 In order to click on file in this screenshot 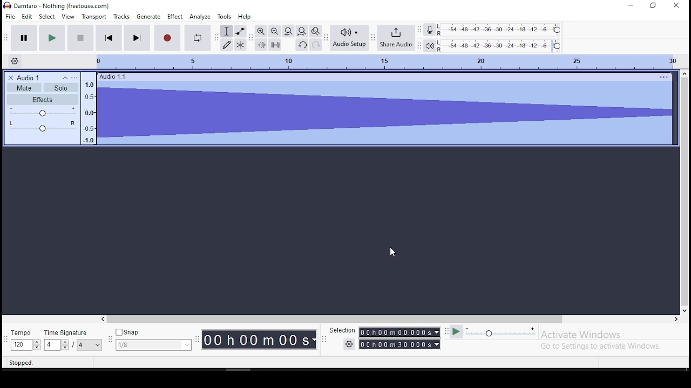, I will do `click(10, 17)`.